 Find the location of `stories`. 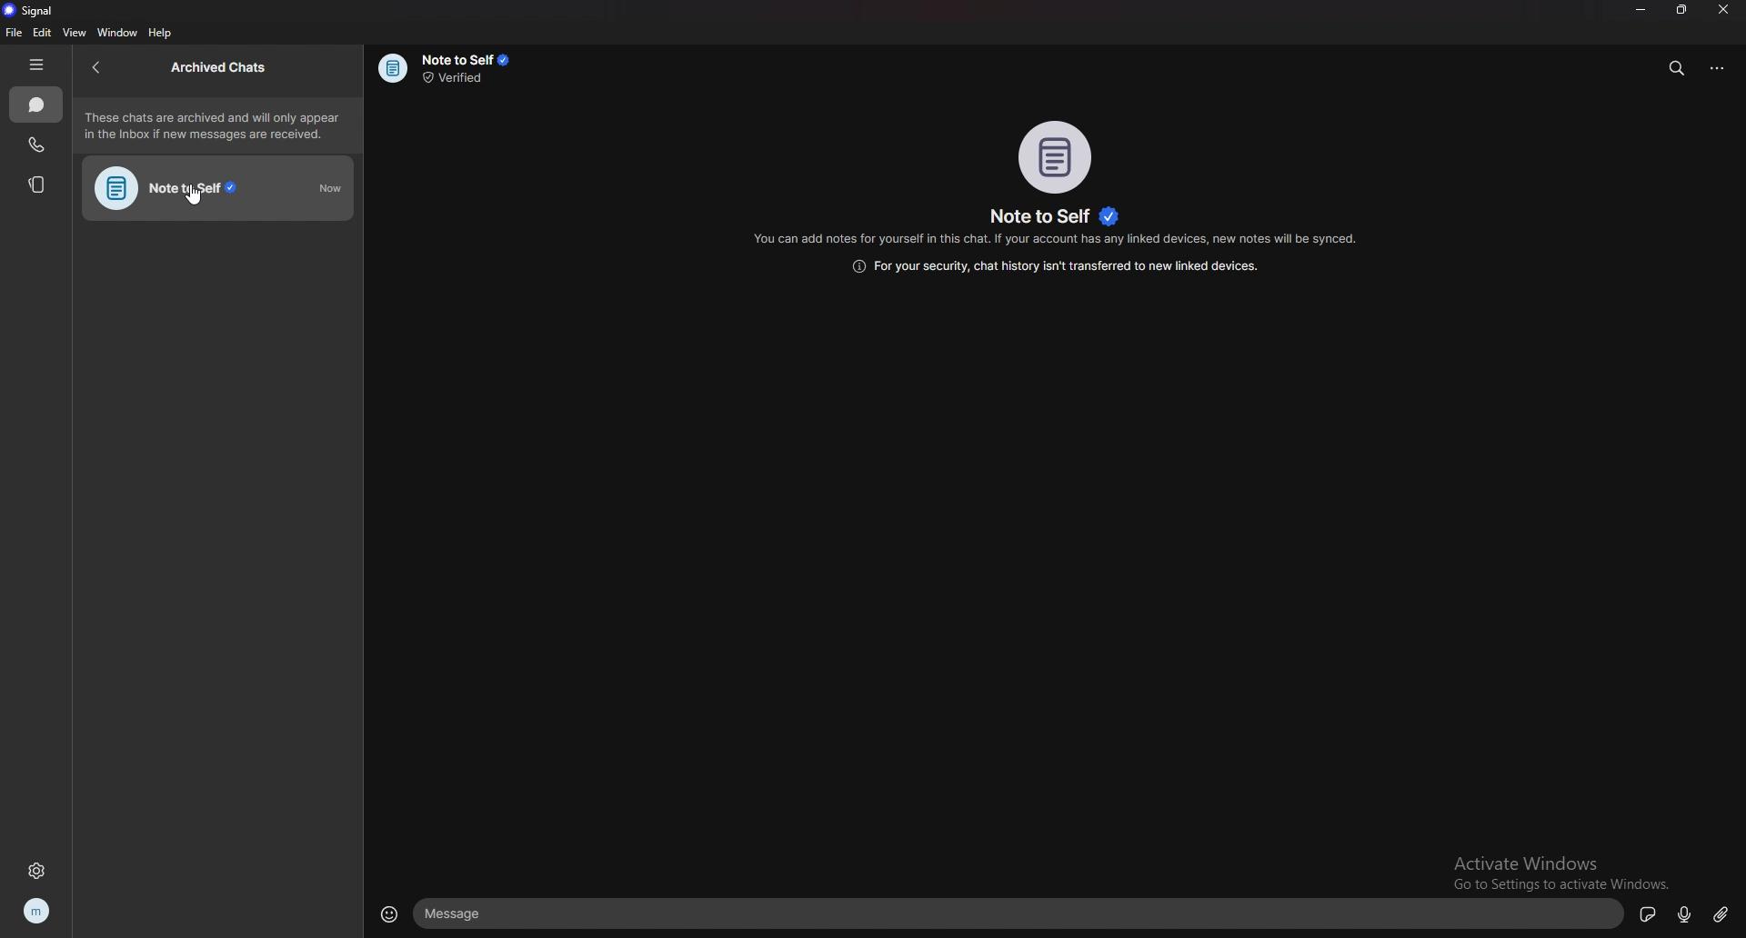

stories is located at coordinates (35, 184).